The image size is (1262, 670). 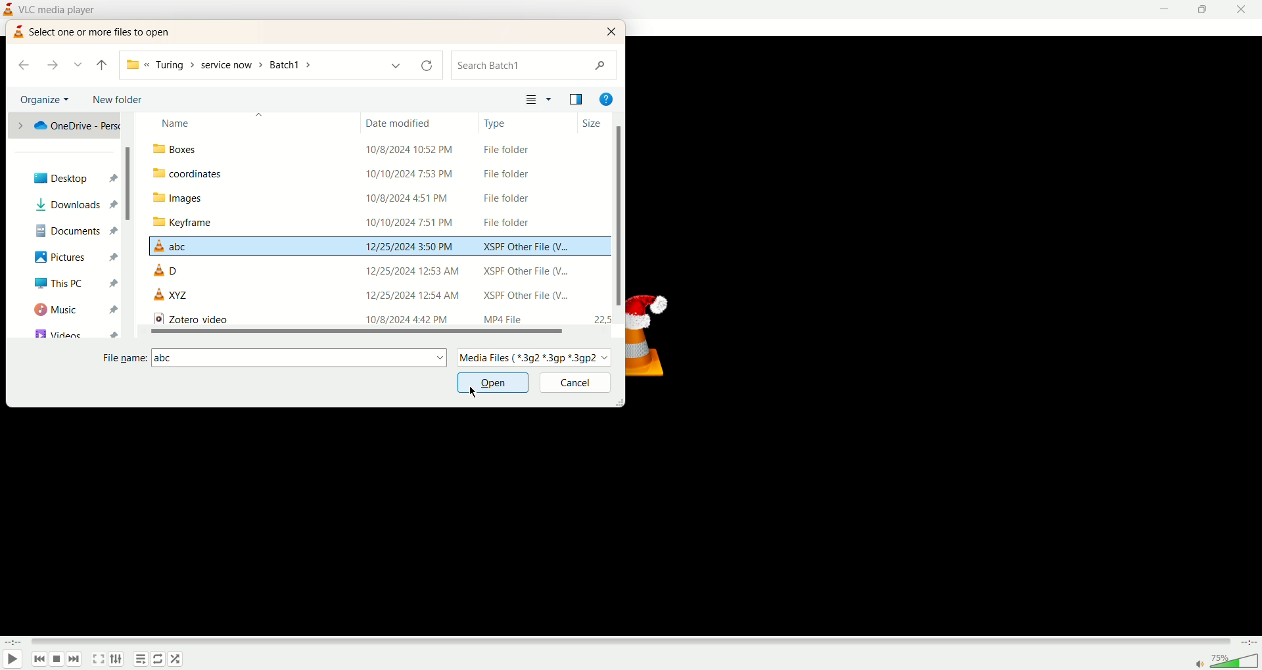 I want to click on file, so click(x=378, y=246).